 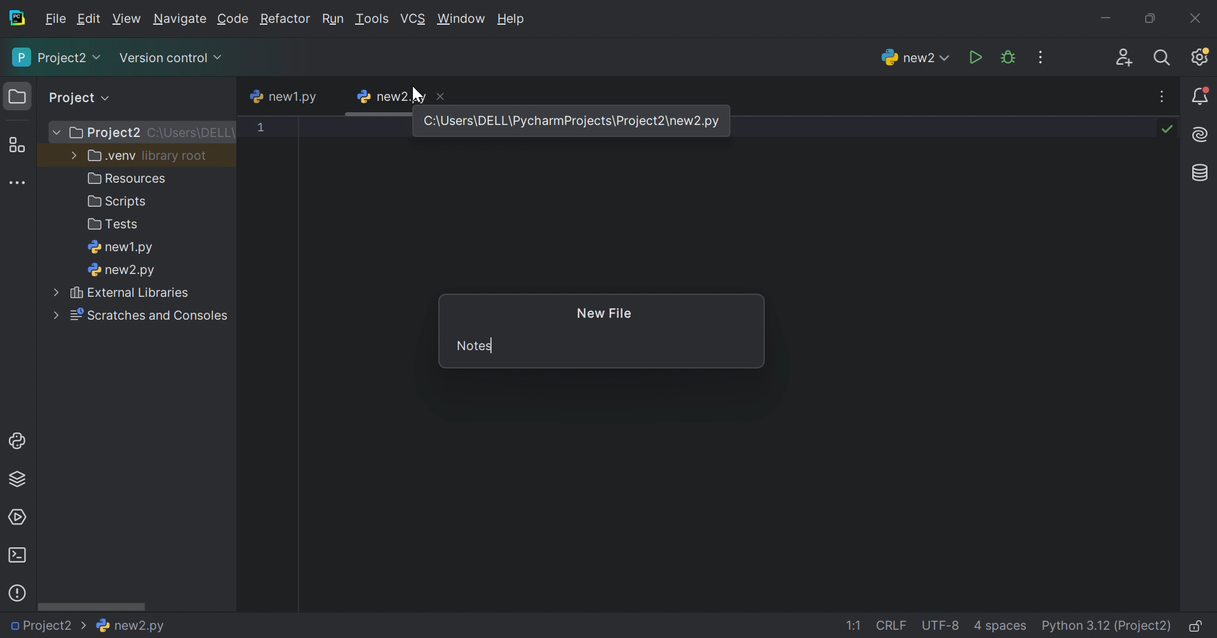 I want to click on 1:1, so click(x=857, y=627).